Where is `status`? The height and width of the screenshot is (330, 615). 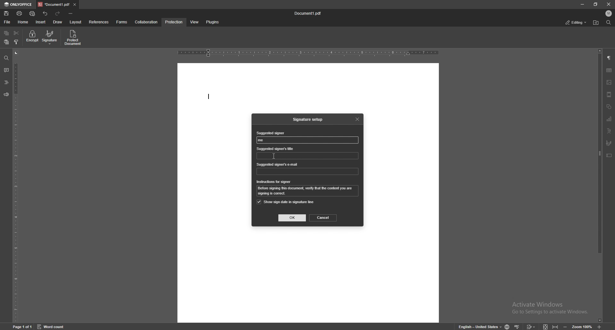 status is located at coordinates (576, 23).